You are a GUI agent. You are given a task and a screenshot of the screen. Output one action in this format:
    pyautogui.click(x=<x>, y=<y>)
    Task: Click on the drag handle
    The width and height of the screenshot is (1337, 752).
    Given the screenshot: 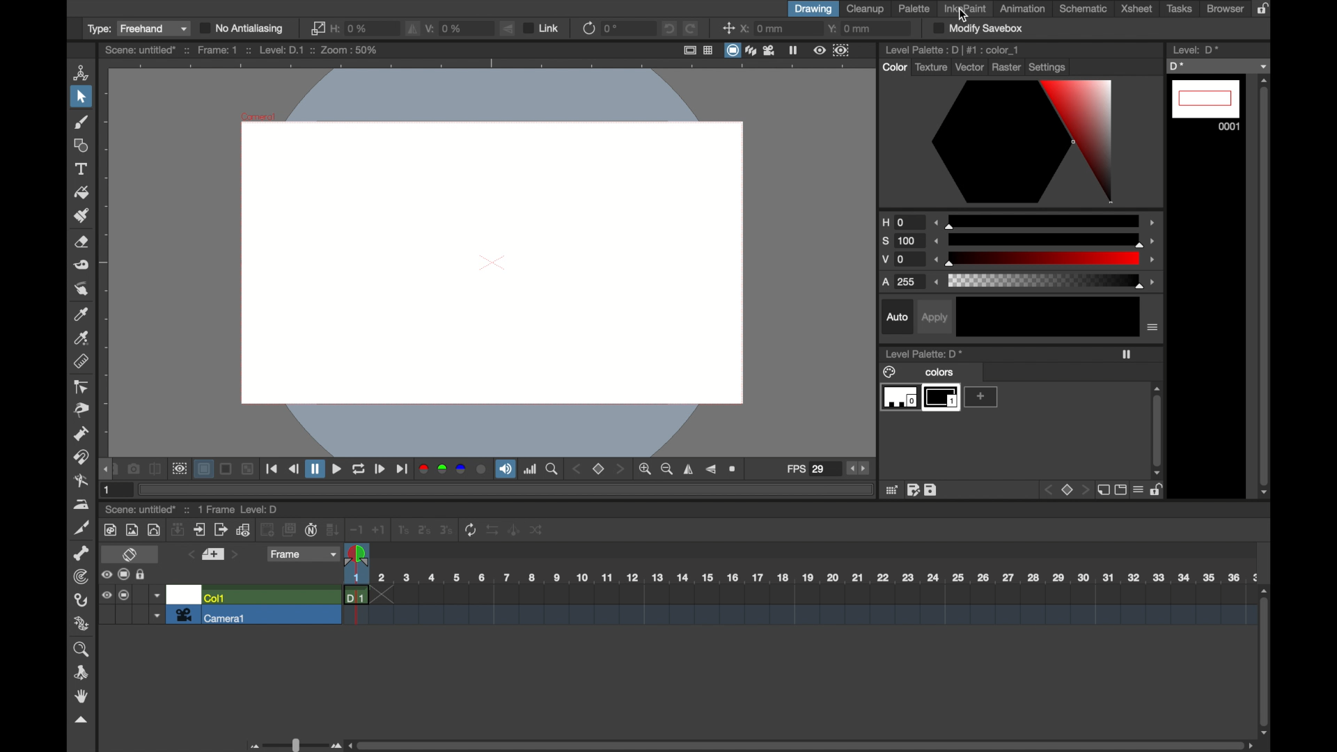 What is the action you would take?
    pyautogui.click(x=106, y=469)
    